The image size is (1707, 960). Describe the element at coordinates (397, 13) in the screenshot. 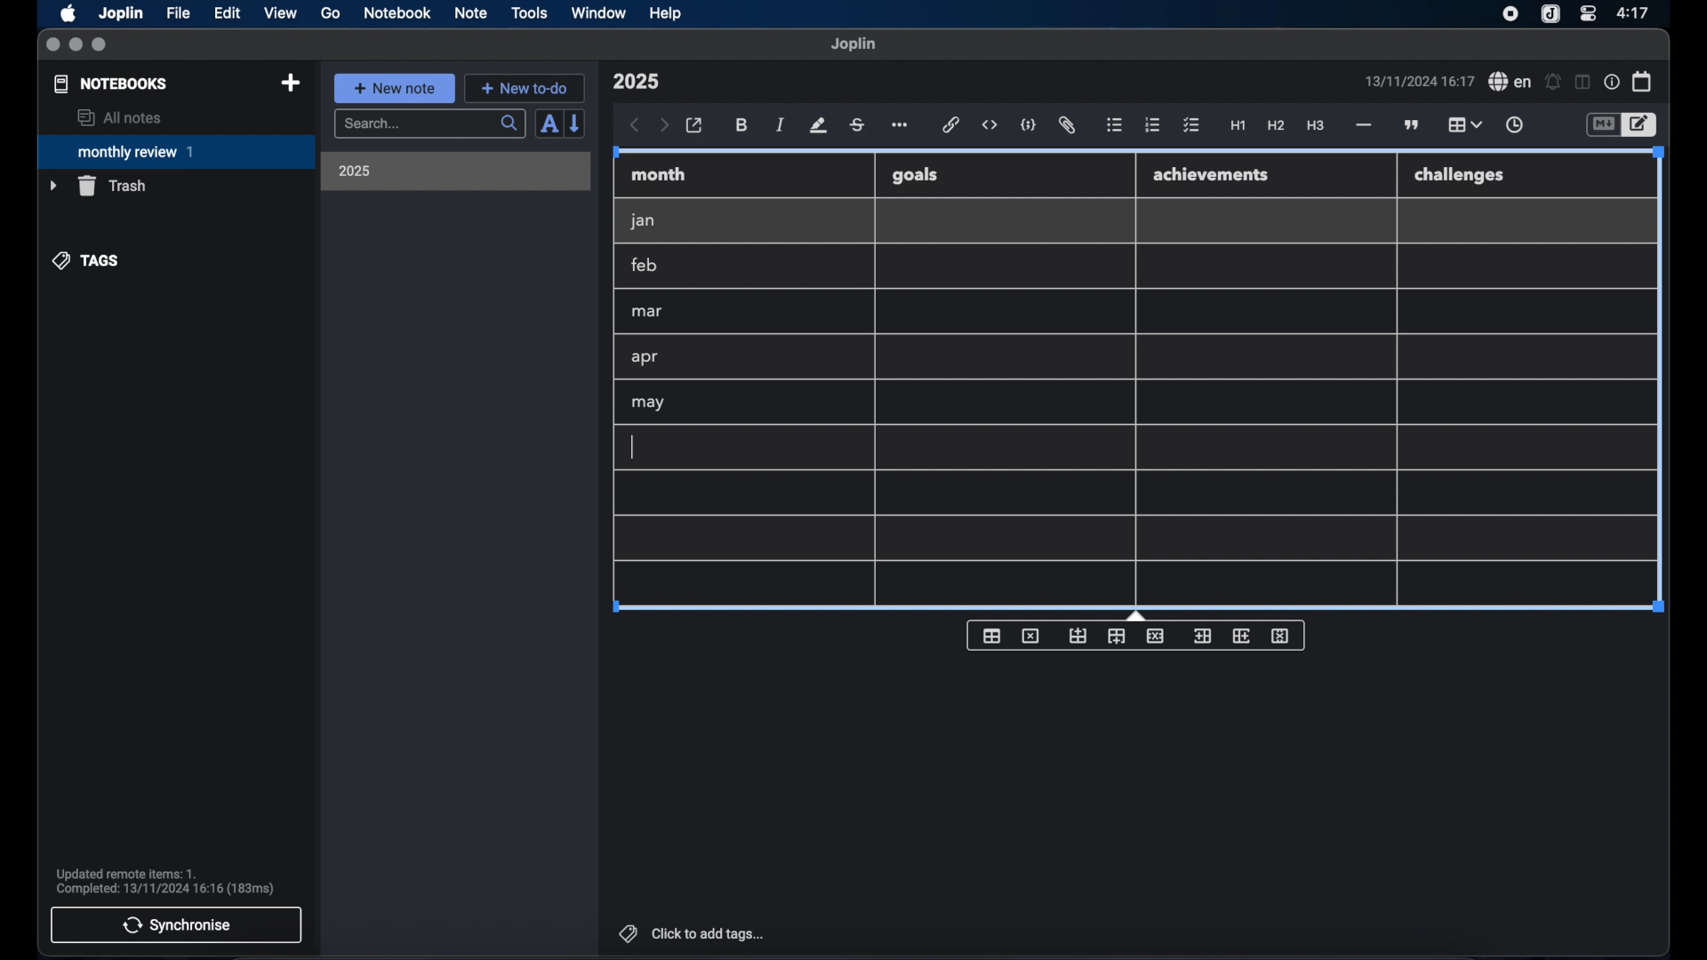

I see `notebook` at that location.